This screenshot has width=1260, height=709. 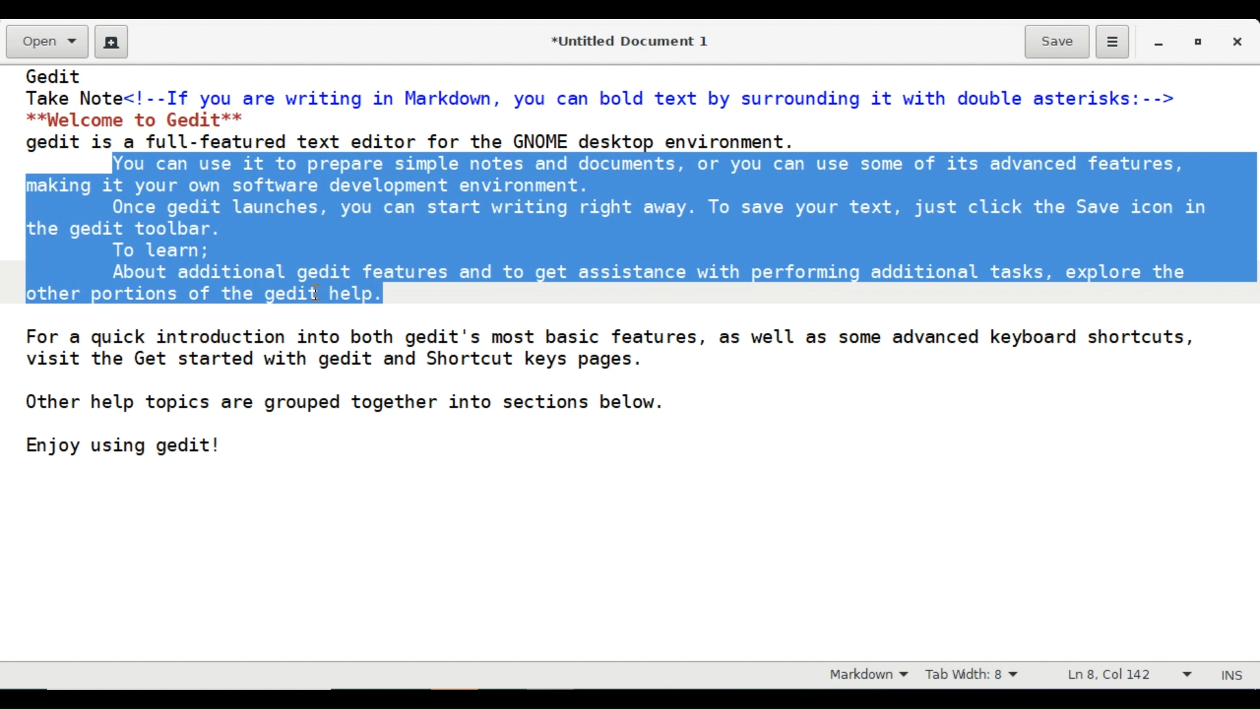 What do you see at coordinates (45, 43) in the screenshot?
I see `Open` at bounding box center [45, 43].